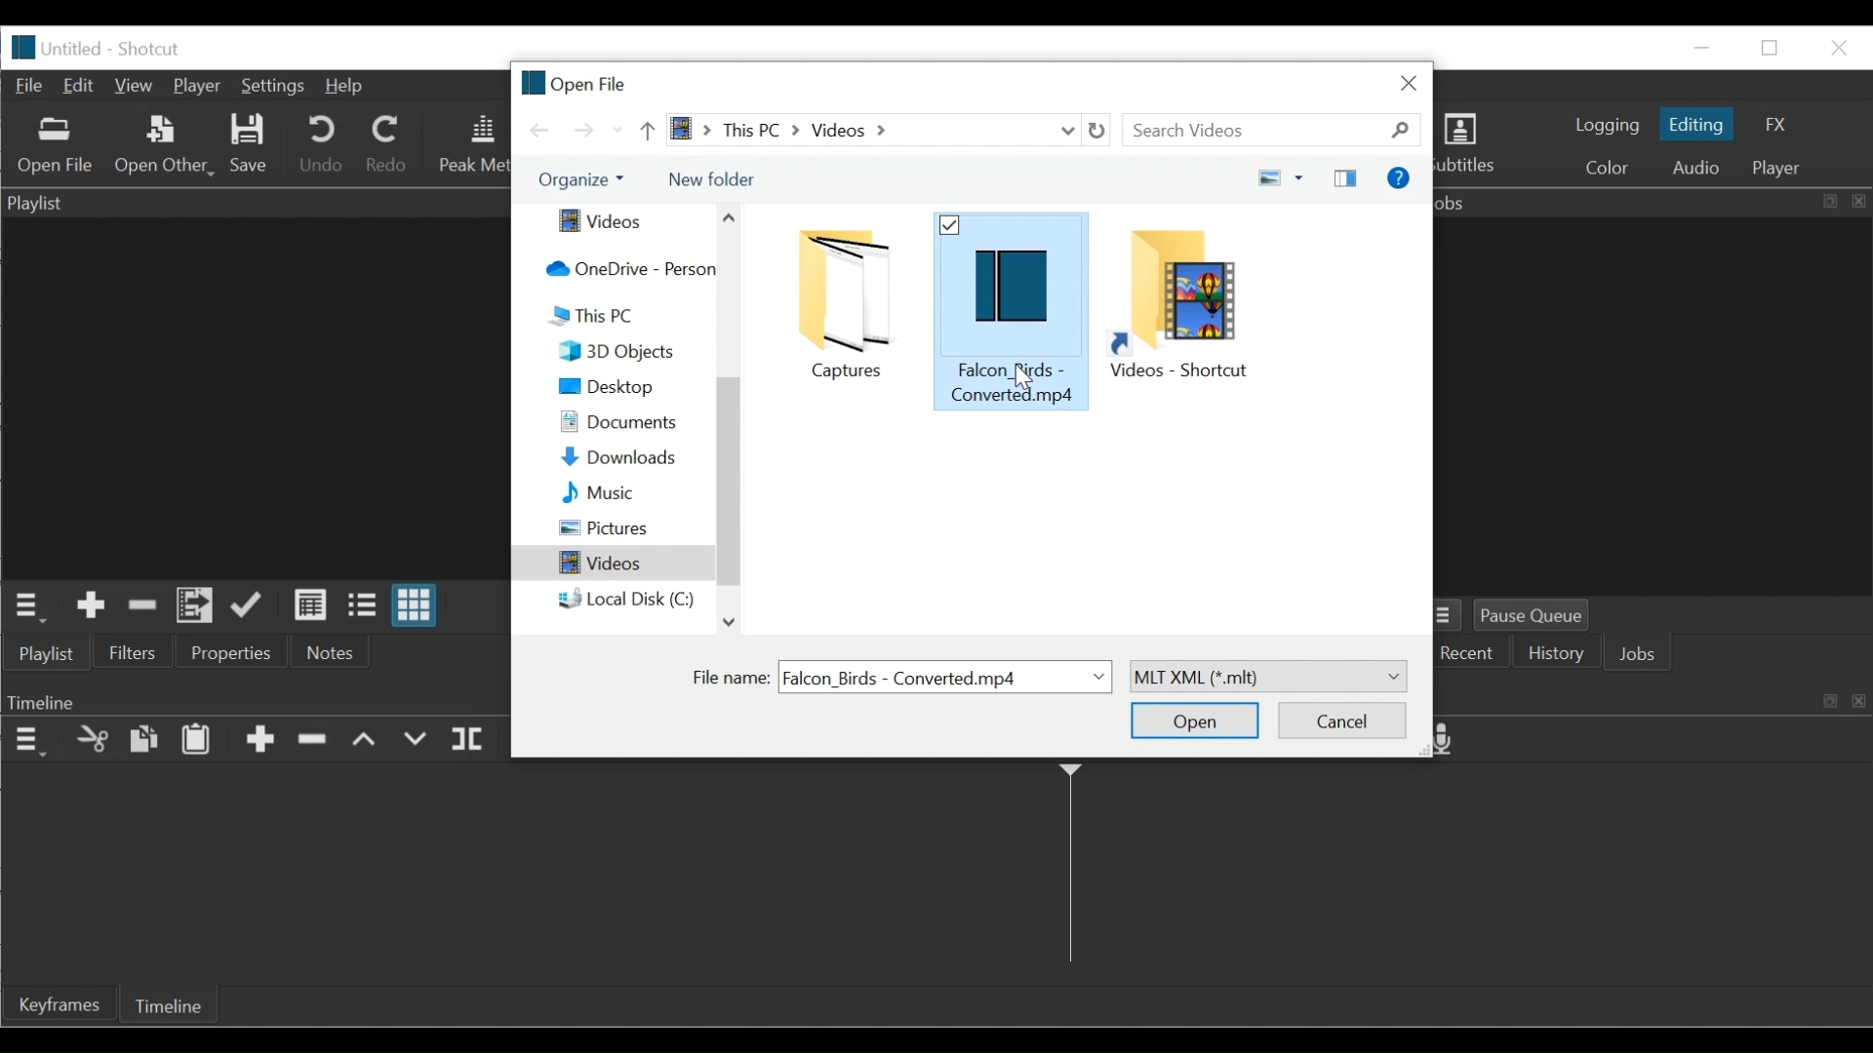 The width and height of the screenshot is (1873, 1053). What do you see at coordinates (1453, 741) in the screenshot?
I see `Record audio` at bounding box center [1453, 741].